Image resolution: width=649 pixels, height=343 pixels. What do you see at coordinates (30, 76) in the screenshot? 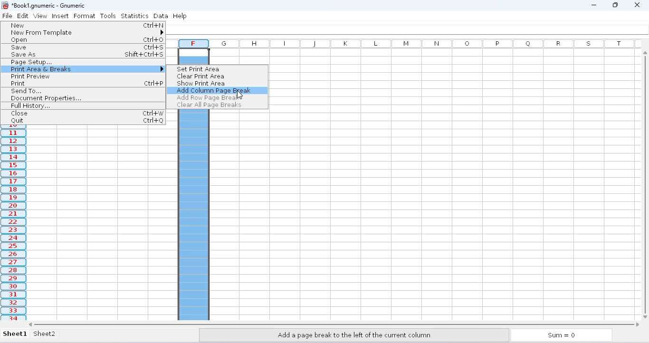
I see `print preview` at bounding box center [30, 76].